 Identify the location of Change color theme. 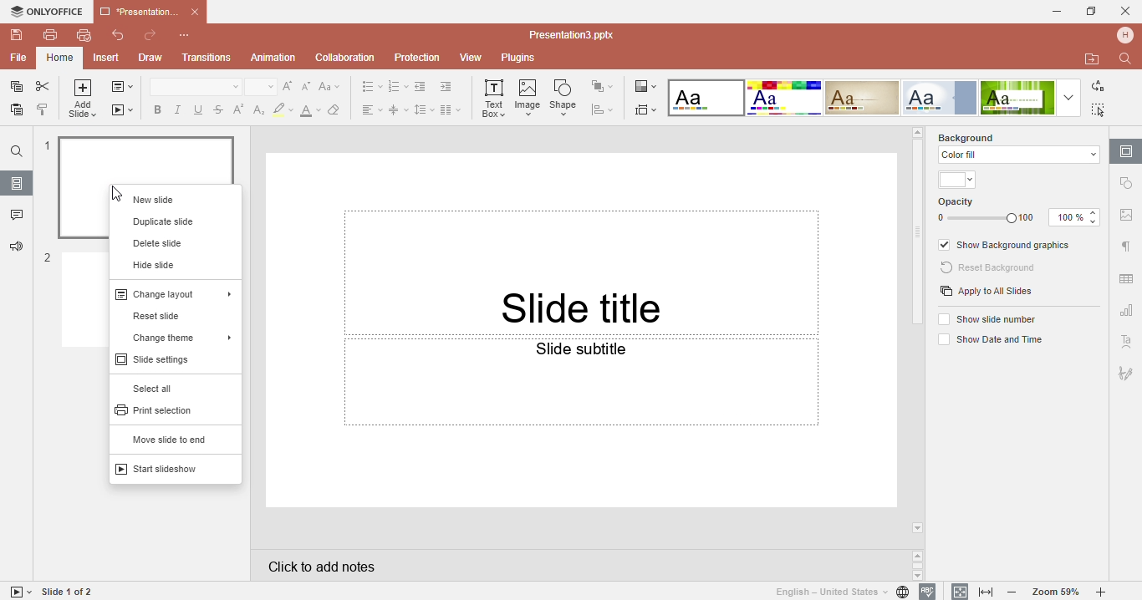
(645, 85).